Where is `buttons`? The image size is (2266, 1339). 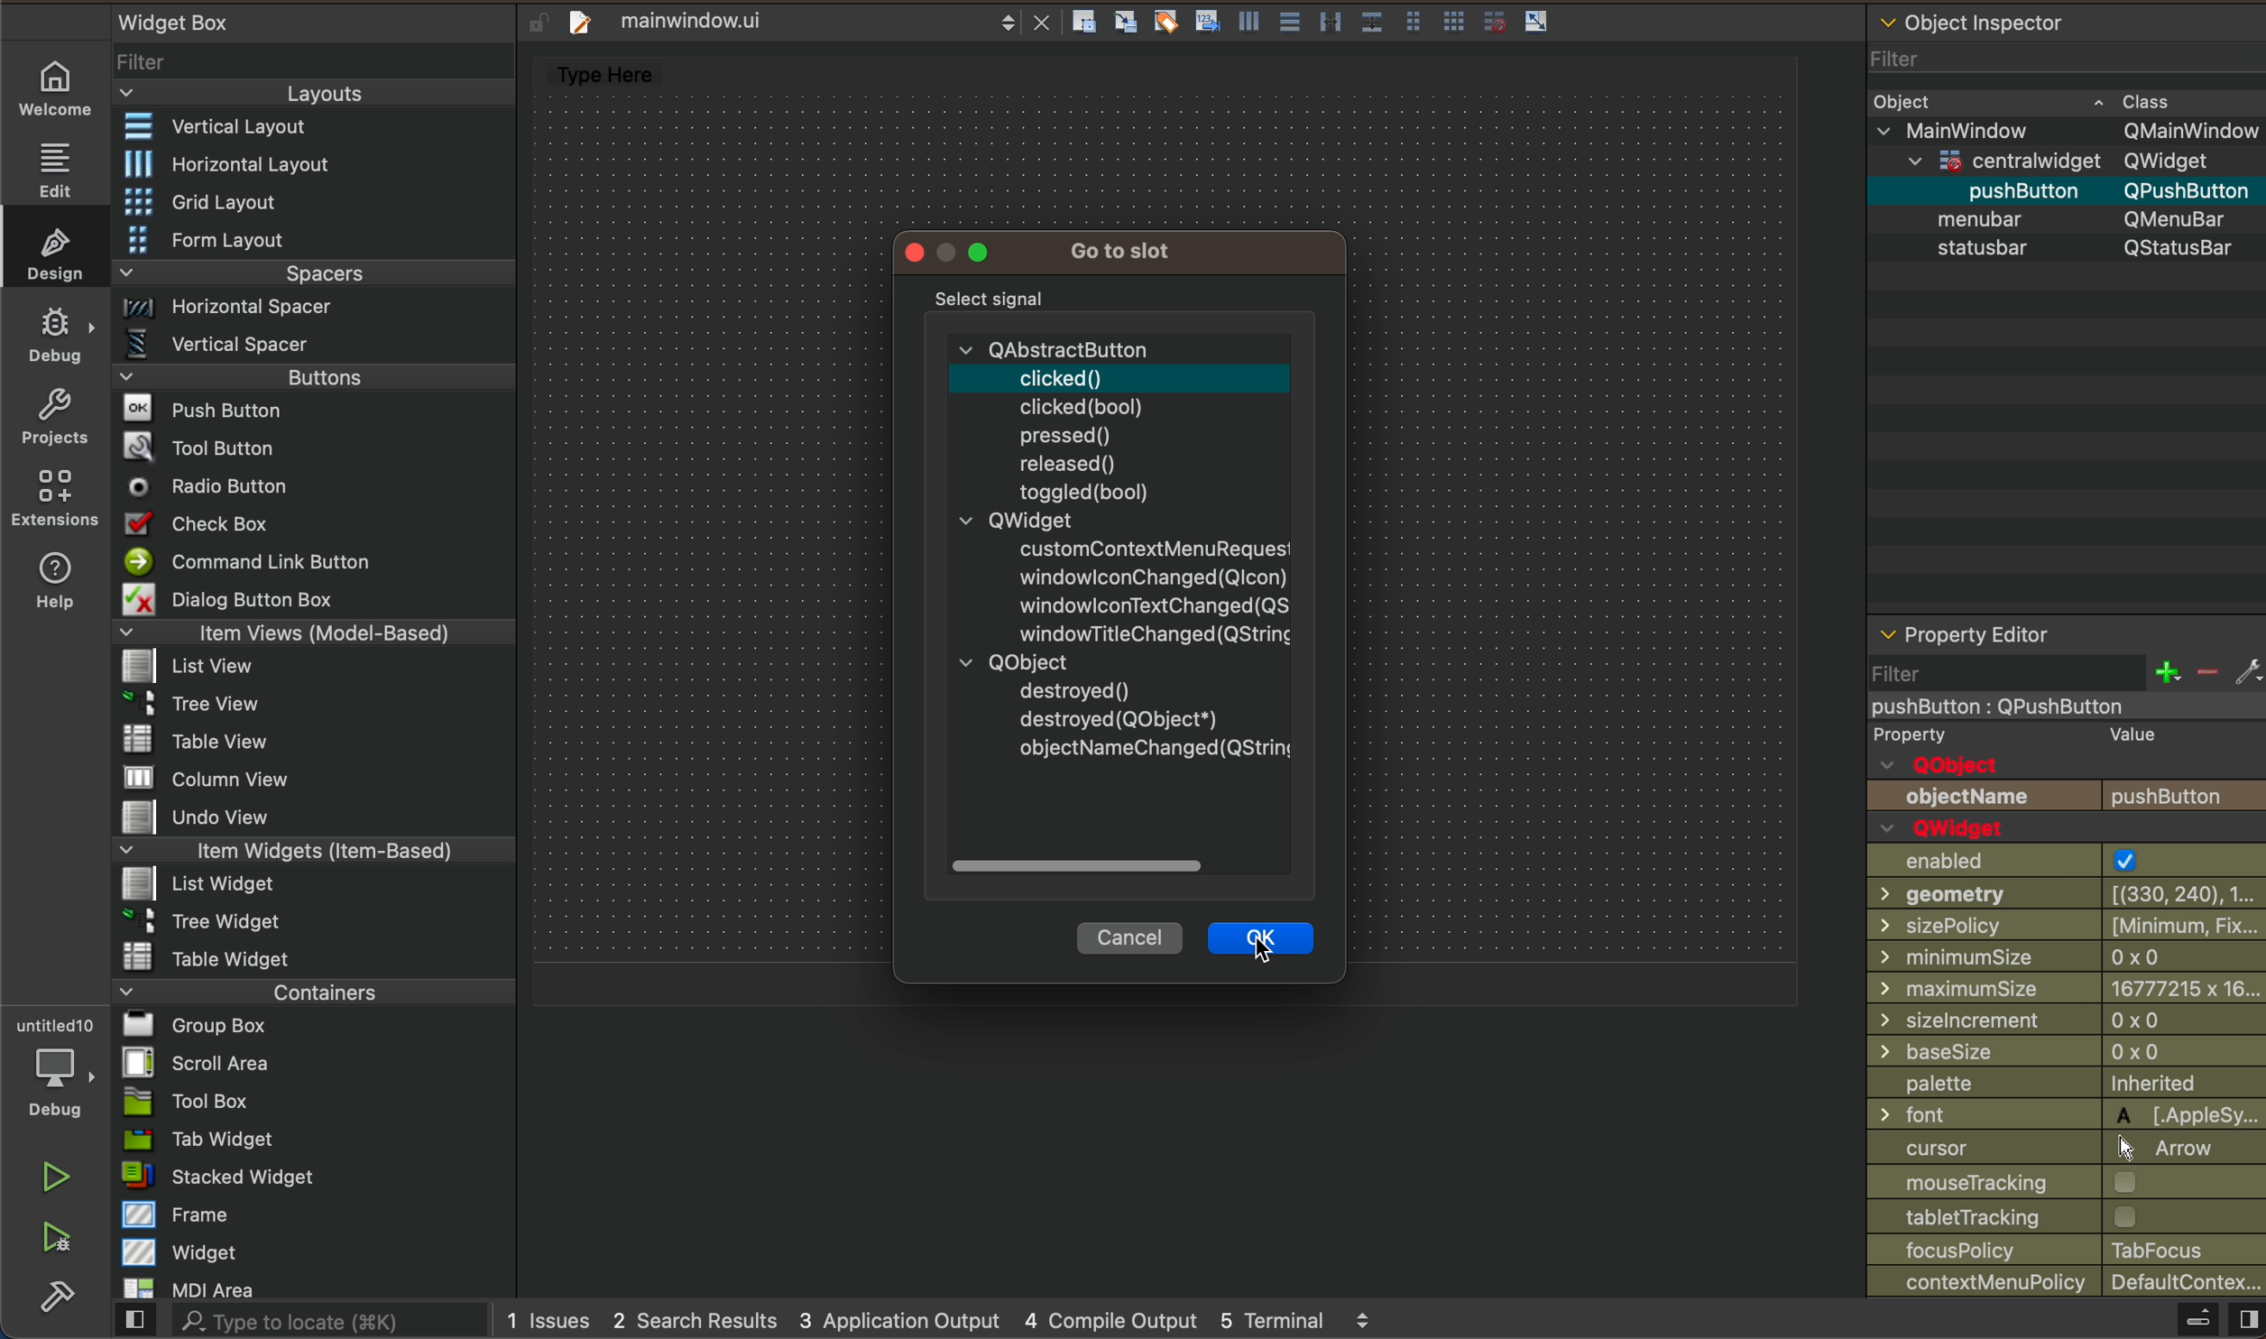 buttons is located at coordinates (310, 378).